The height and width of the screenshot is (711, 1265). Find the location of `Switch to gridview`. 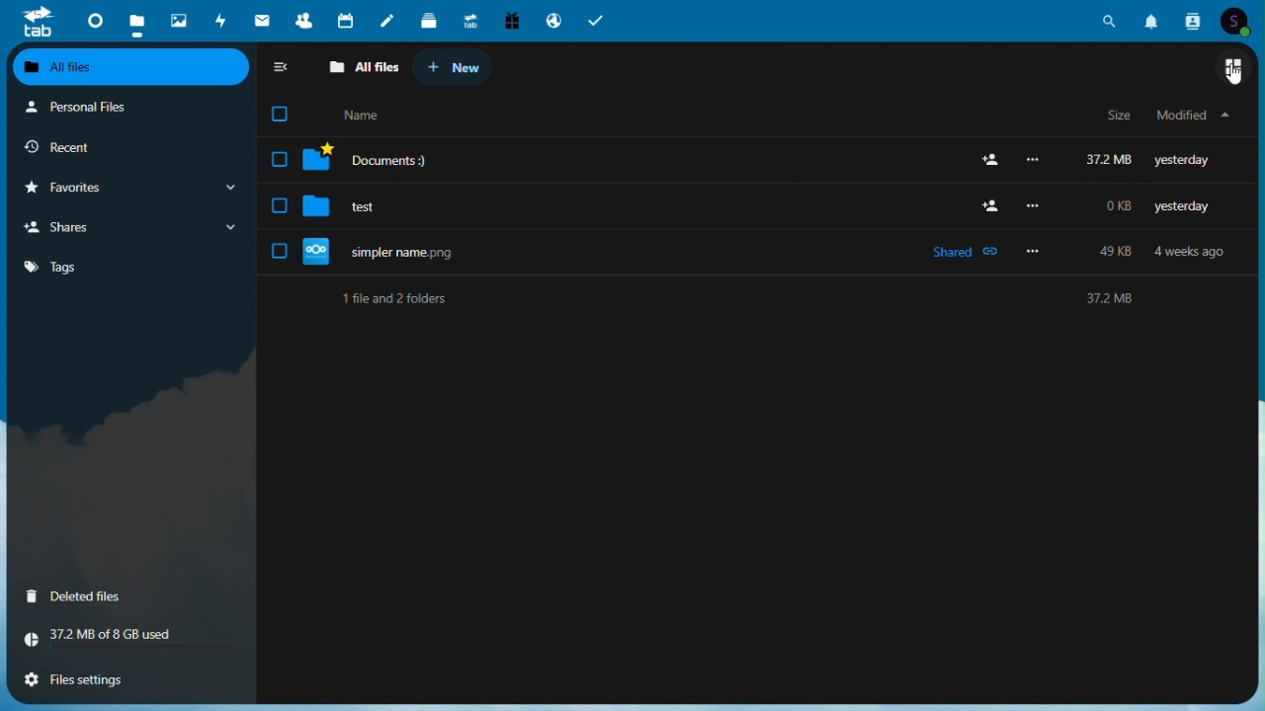

Switch to gridview is located at coordinates (1234, 71).